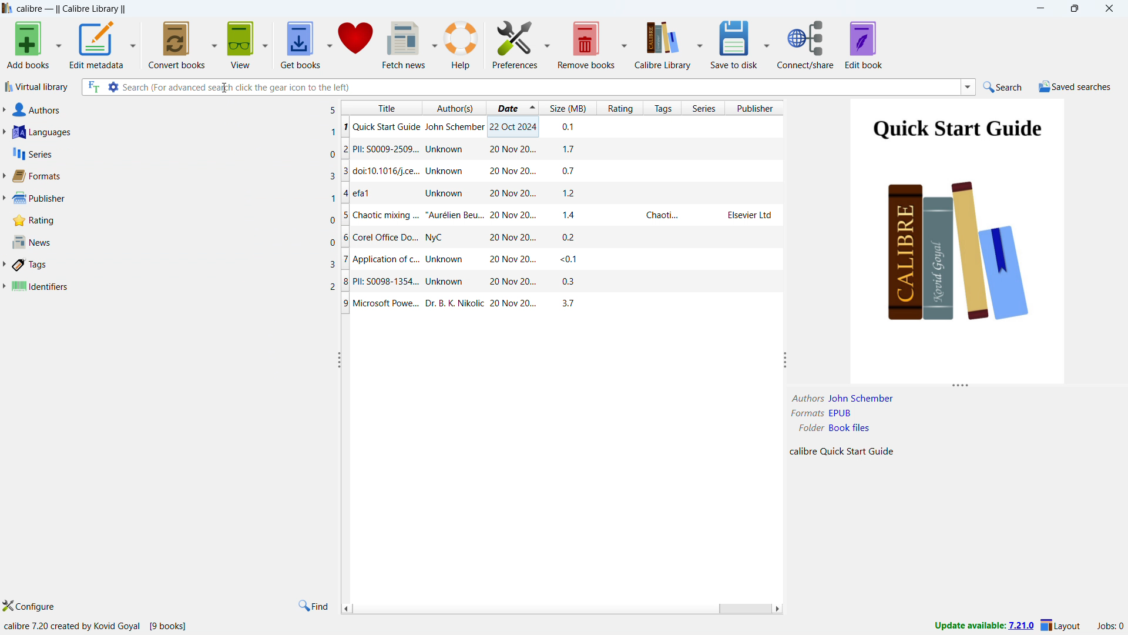 This screenshot has height=635, width=1128. Describe the element at coordinates (850, 415) in the screenshot. I see `EPUB` at that location.